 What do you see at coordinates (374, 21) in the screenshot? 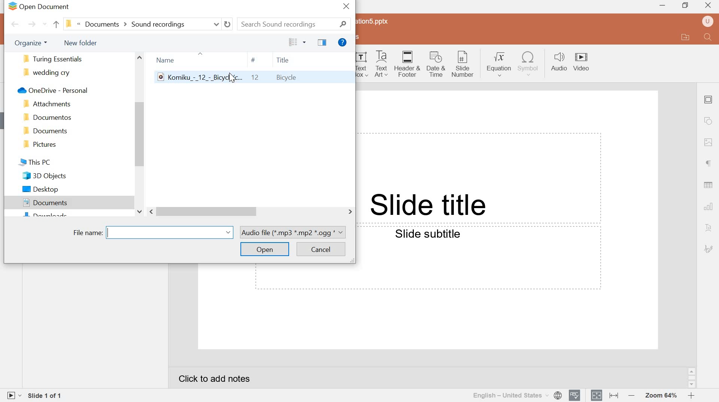
I see `Presentation5.pptx` at bounding box center [374, 21].